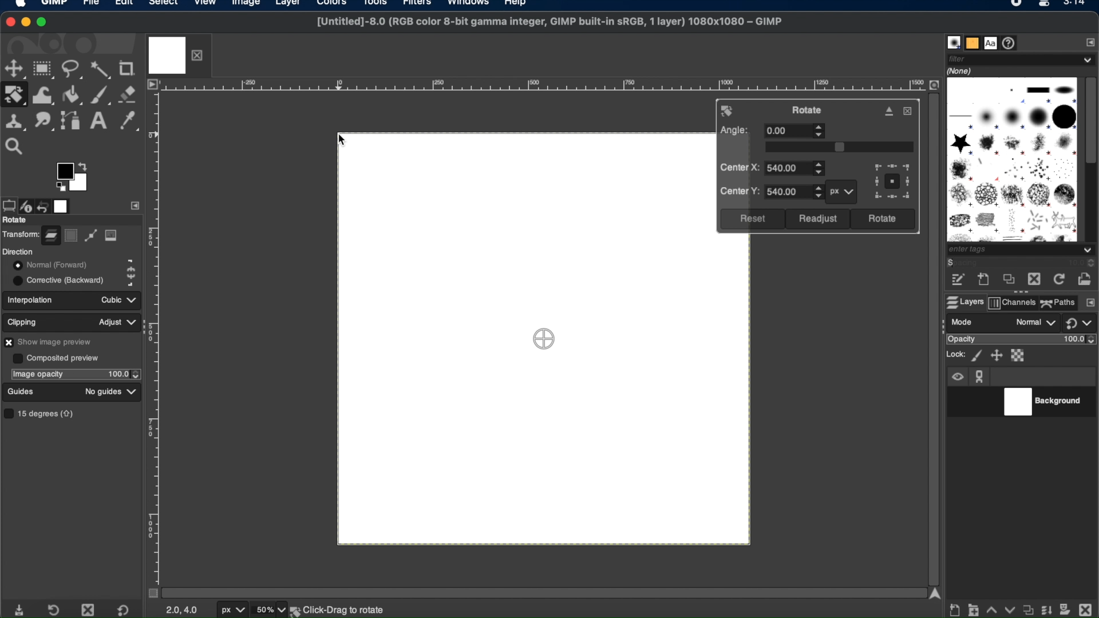 Image resolution: width=1099 pixels, height=618 pixels. I want to click on file, so click(91, 5).